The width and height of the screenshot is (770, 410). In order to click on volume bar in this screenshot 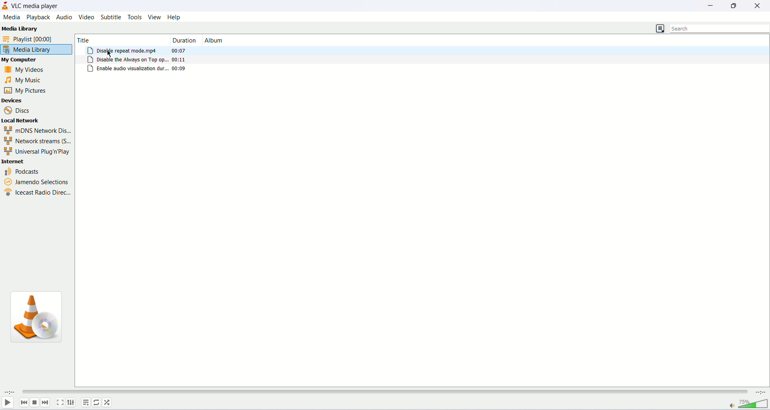, I will do `click(754, 404)`.